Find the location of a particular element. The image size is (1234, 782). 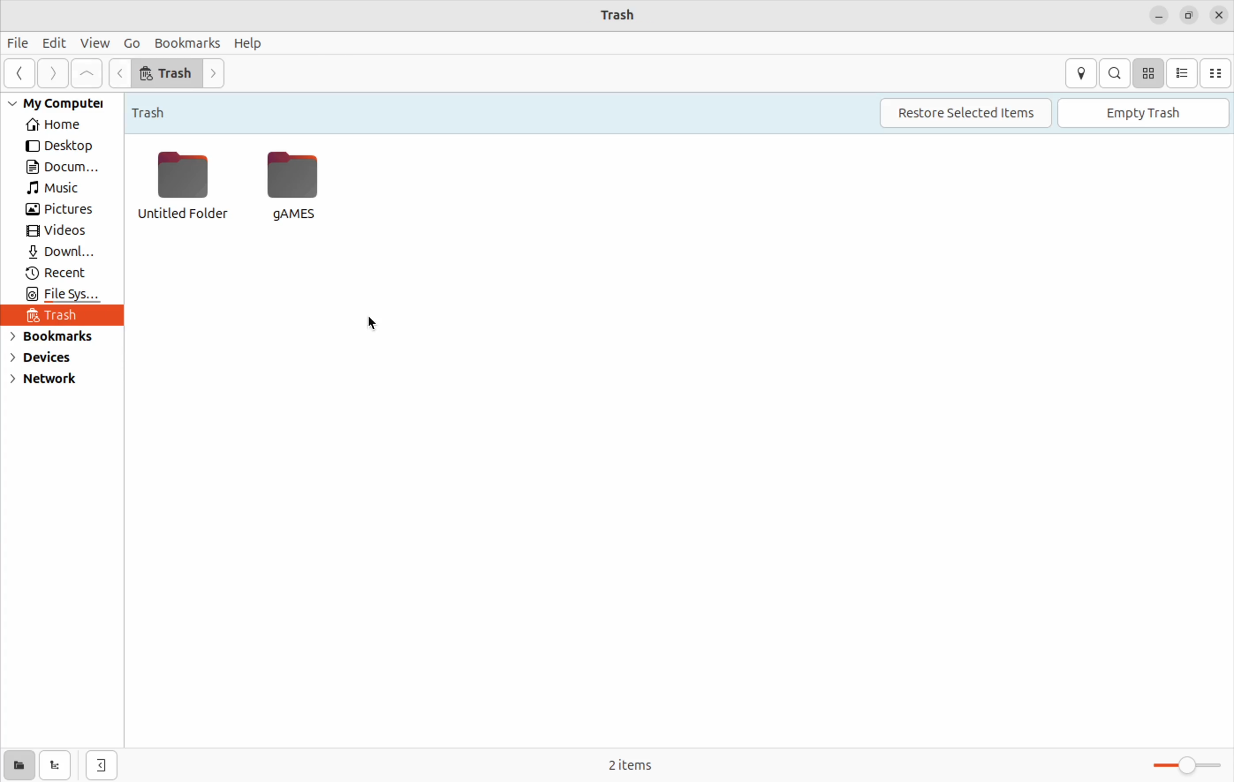

2 items is located at coordinates (655, 762).